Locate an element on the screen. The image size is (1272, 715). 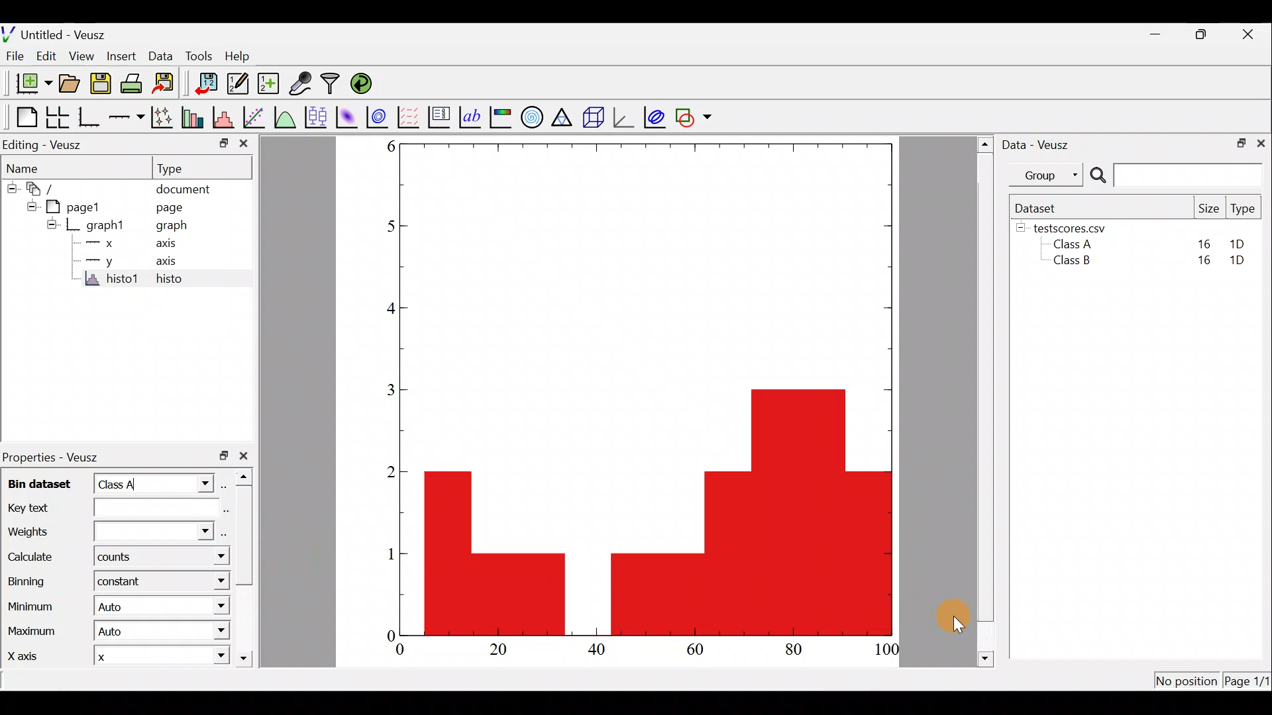
16 is located at coordinates (1204, 242).